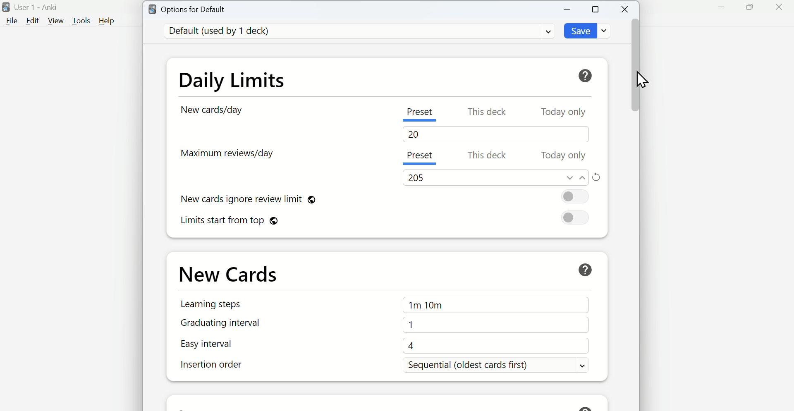 This screenshot has height=411, width=794. What do you see at coordinates (495, 304) in the screenshot?
I see `1m 10m` at bounding box center [495, 304].